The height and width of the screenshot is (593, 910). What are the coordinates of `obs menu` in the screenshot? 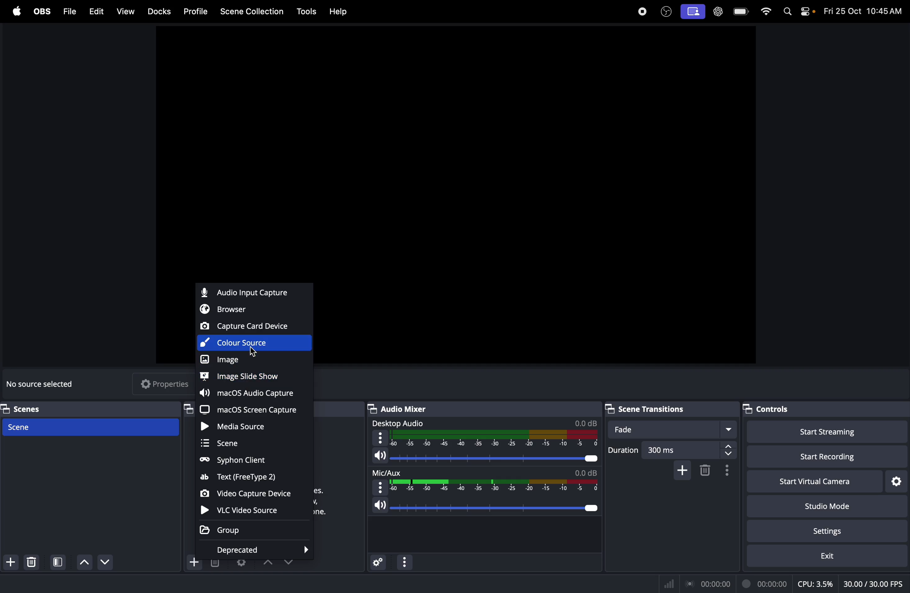 It's located at (41, 10).